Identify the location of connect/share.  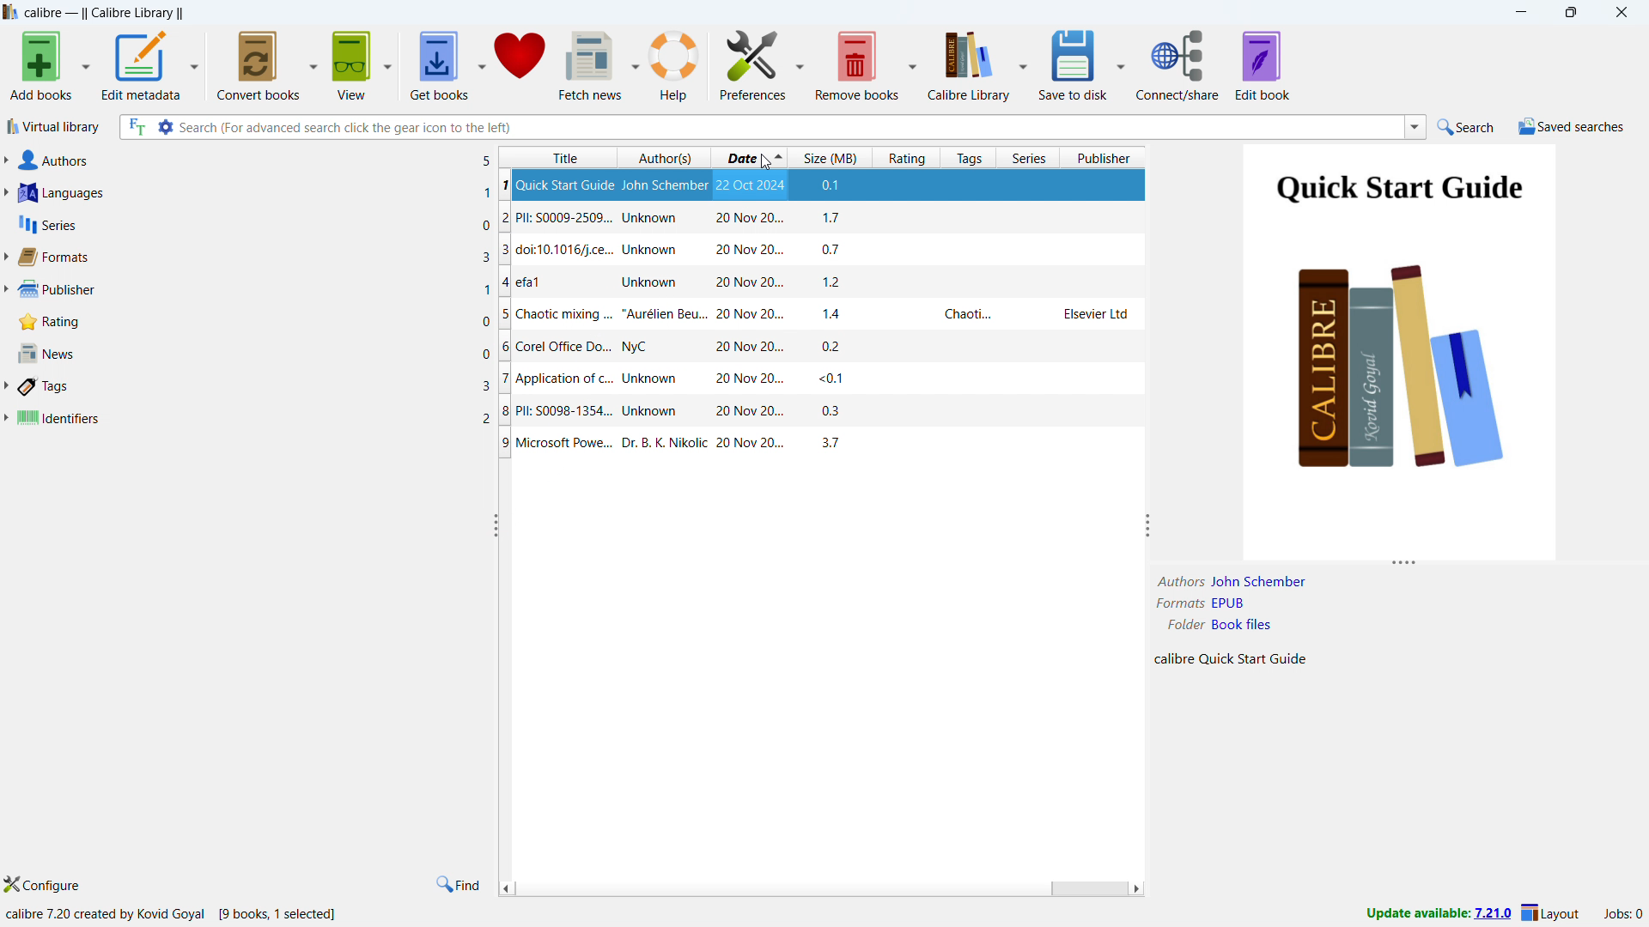
(1178, 64).